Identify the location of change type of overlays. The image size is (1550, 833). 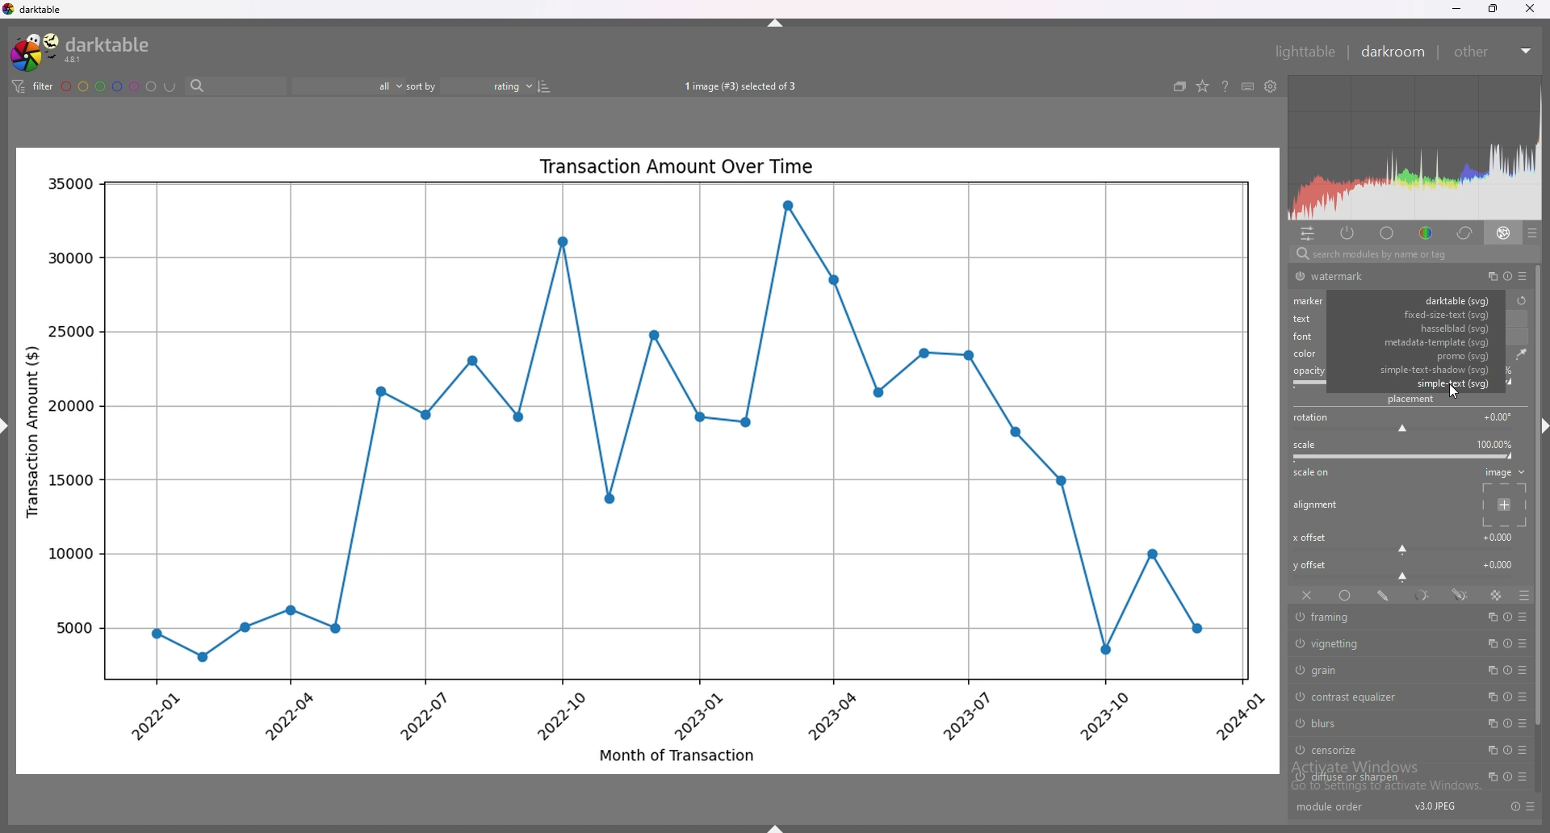
(1204, 87).